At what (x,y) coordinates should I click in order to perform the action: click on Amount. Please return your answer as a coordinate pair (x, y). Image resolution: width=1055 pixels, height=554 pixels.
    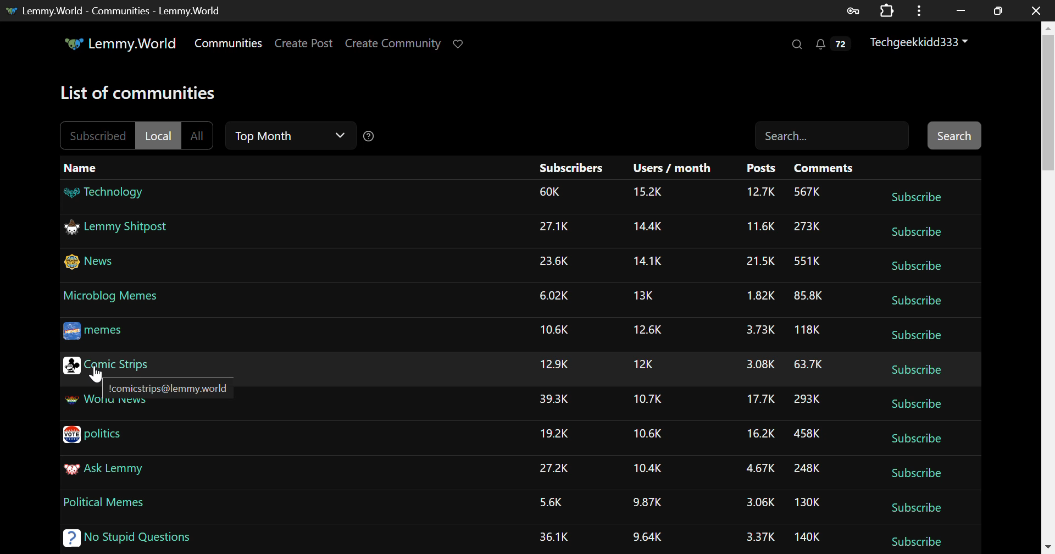
    Looking at the image, I should click on (555, 365).